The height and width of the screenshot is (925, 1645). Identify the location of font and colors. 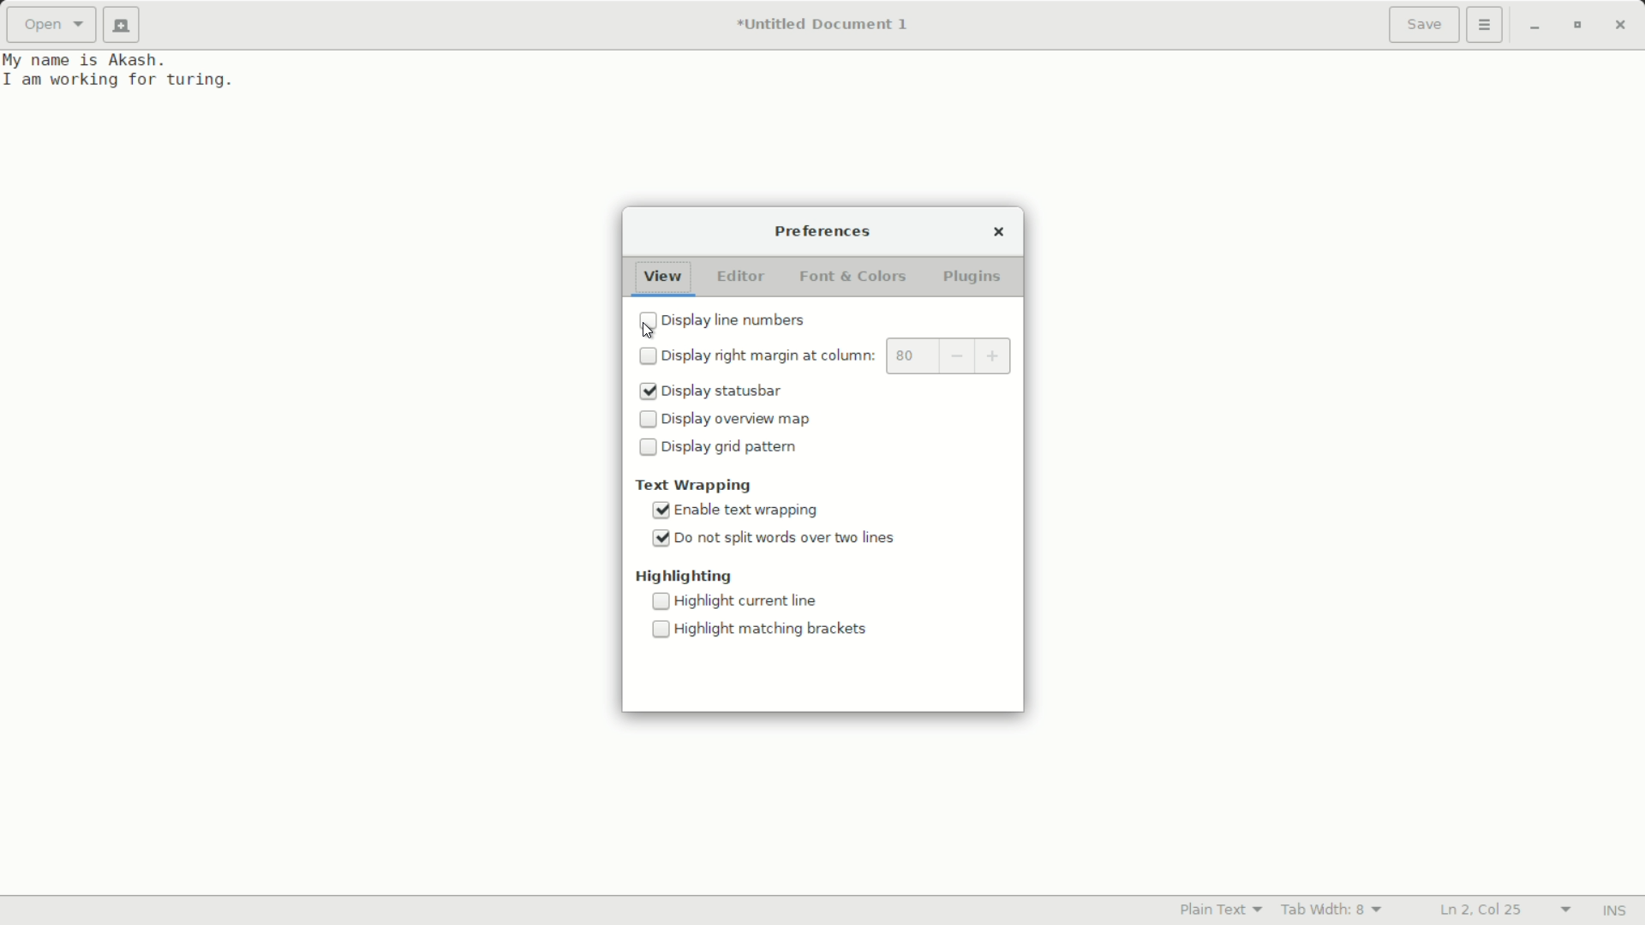
(854, 277).